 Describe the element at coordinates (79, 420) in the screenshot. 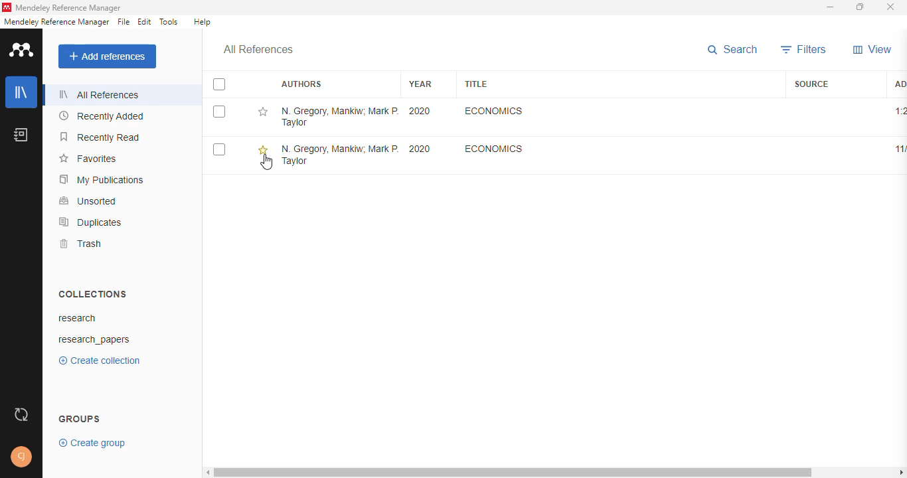

I see `groups` at that location.